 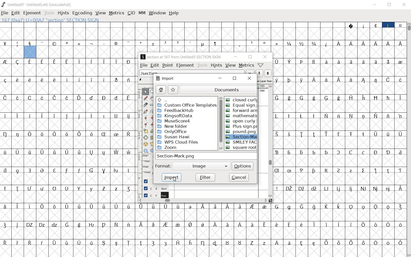 I want to click on special letters, so click(x=339, y=188).